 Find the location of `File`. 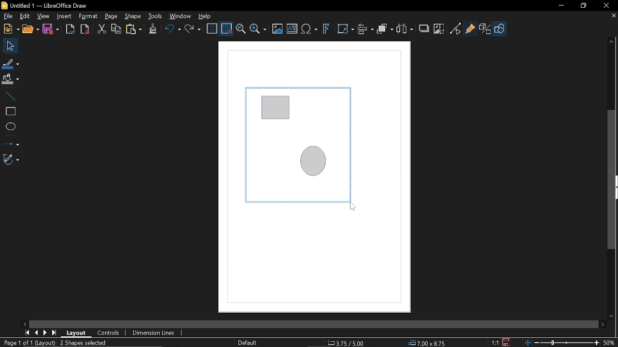

File is located at coordinates (9, 16).